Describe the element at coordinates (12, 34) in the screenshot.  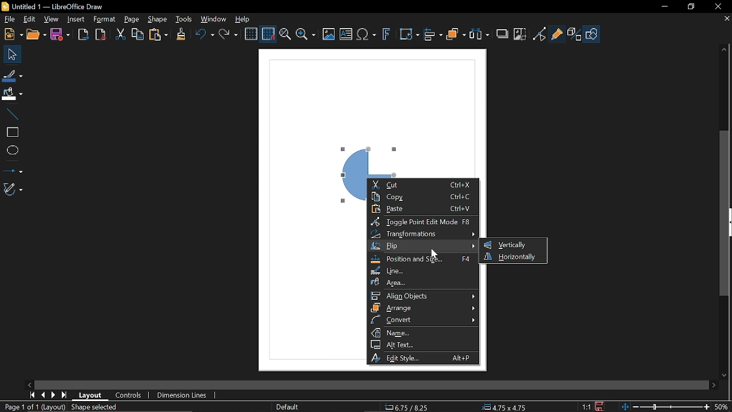
I see `New` at that location.